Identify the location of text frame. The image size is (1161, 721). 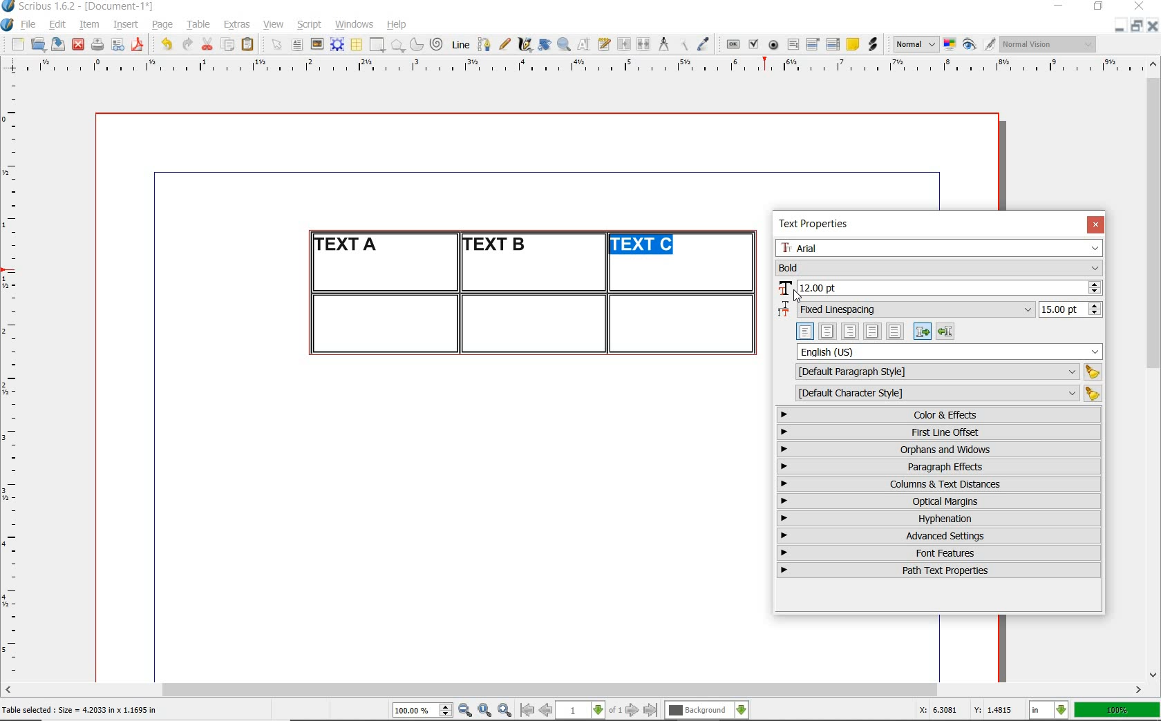
(296, 46).